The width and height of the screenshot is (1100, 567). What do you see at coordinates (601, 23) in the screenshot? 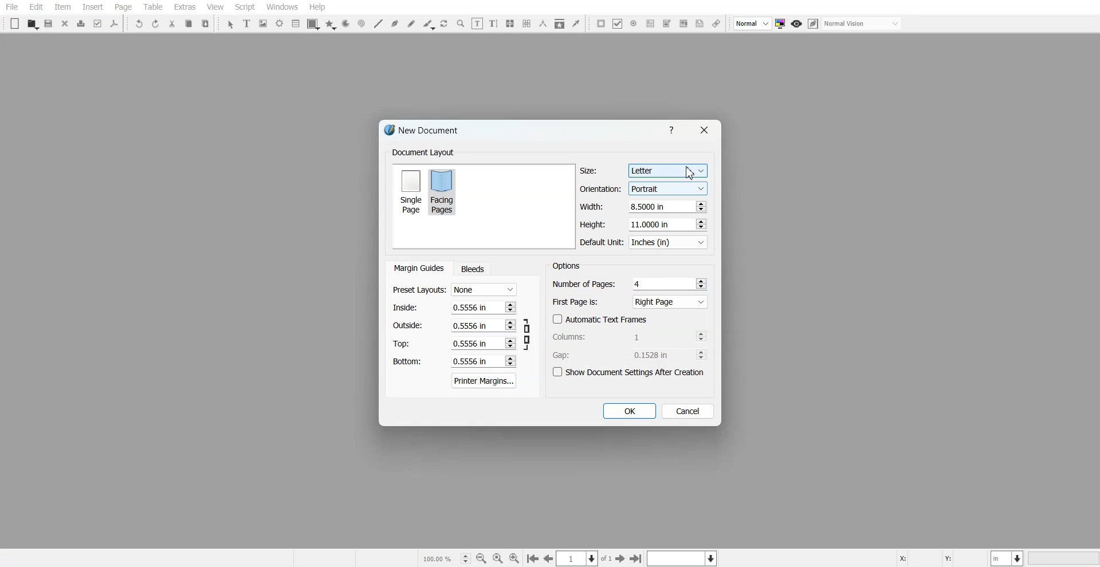
I see `PDF Push button` at bounding box center [601, 23].